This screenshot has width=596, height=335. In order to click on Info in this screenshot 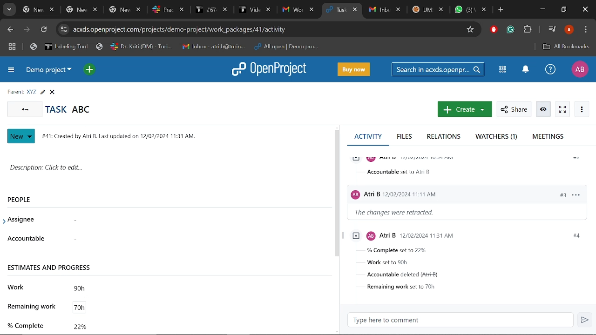, I will do `click(544, 109)`.